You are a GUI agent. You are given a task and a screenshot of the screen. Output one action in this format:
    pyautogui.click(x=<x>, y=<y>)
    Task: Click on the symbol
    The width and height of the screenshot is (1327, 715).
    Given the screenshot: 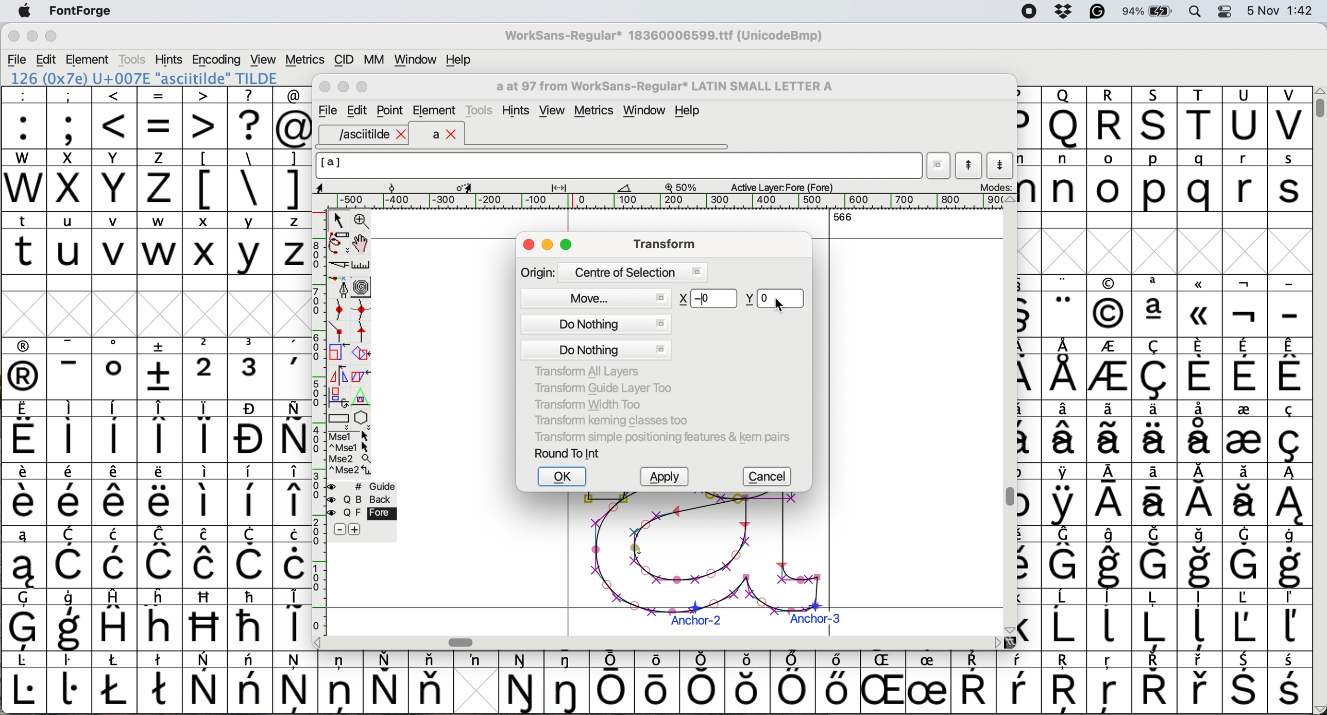 What is the action you would take?
    pyautogui.click(x=569, y=682)
    